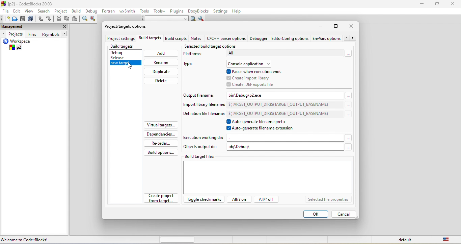 The image size is (461, 244). Describe the element at coordinates (437, 5) in the screenshot. I see `maximize` at that location.